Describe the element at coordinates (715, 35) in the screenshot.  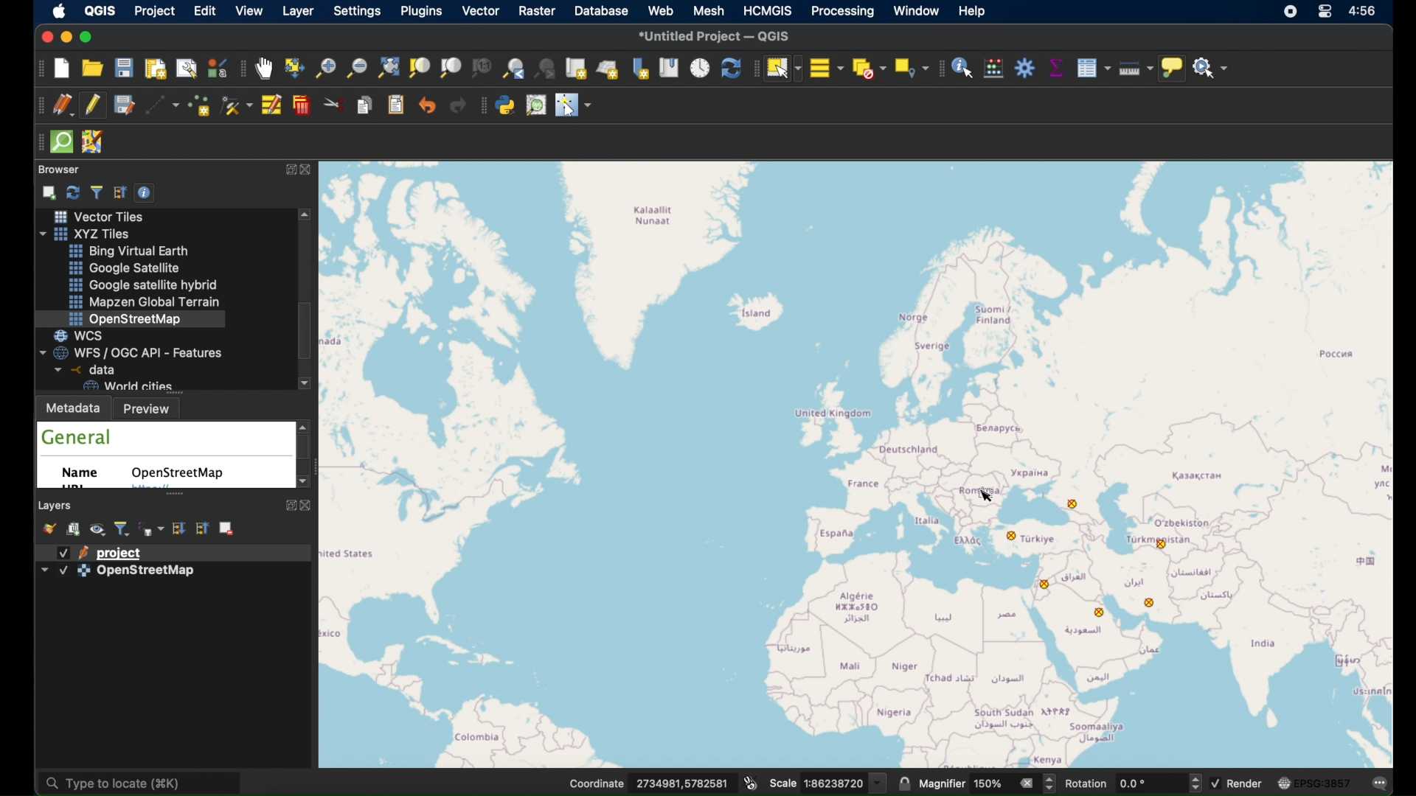
I see `untitled project - QGIS` at that location.